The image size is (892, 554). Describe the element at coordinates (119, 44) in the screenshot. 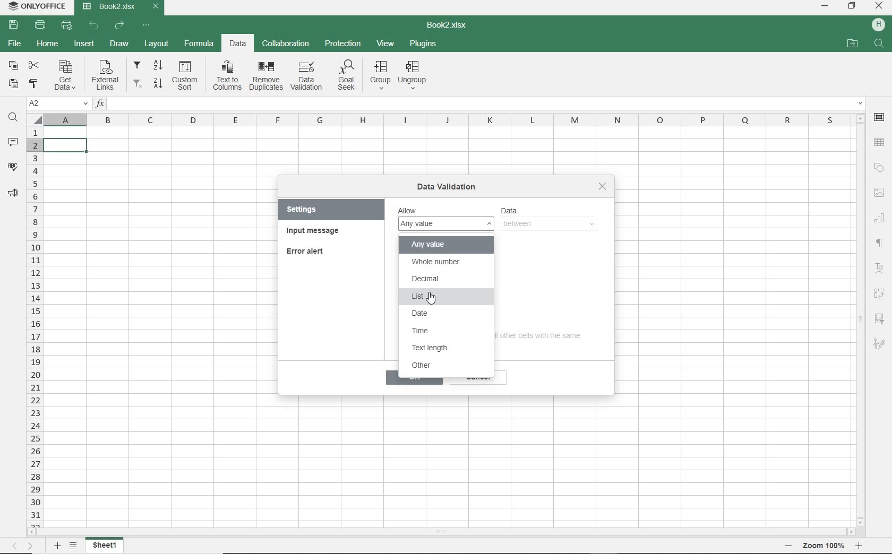

I see `DRAW` at that location.